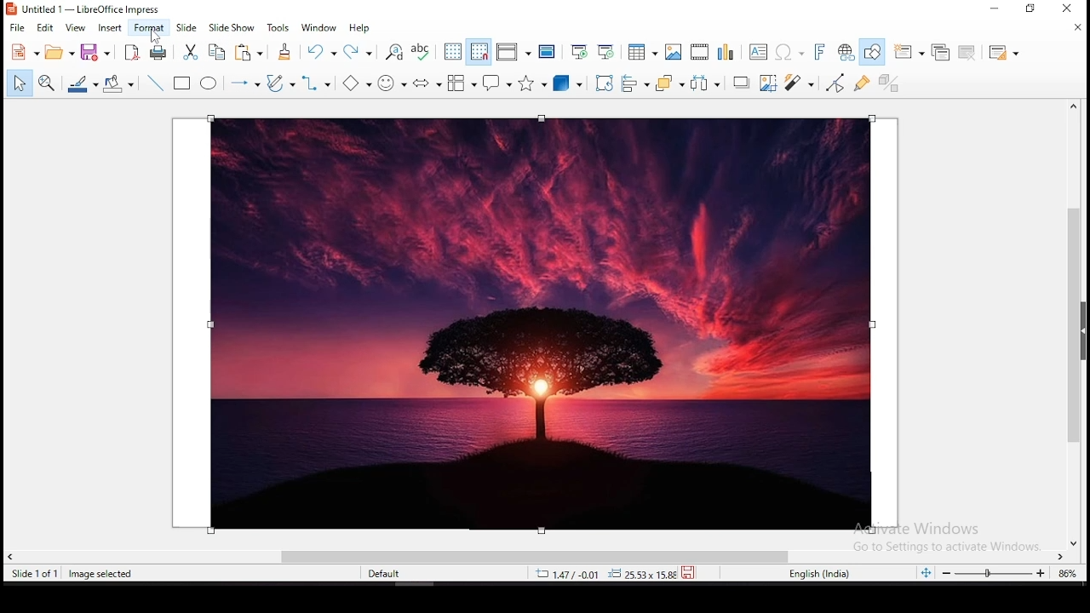  Describe the element at coordinates (691, 571) in the screenshot. I see `save` at that location.